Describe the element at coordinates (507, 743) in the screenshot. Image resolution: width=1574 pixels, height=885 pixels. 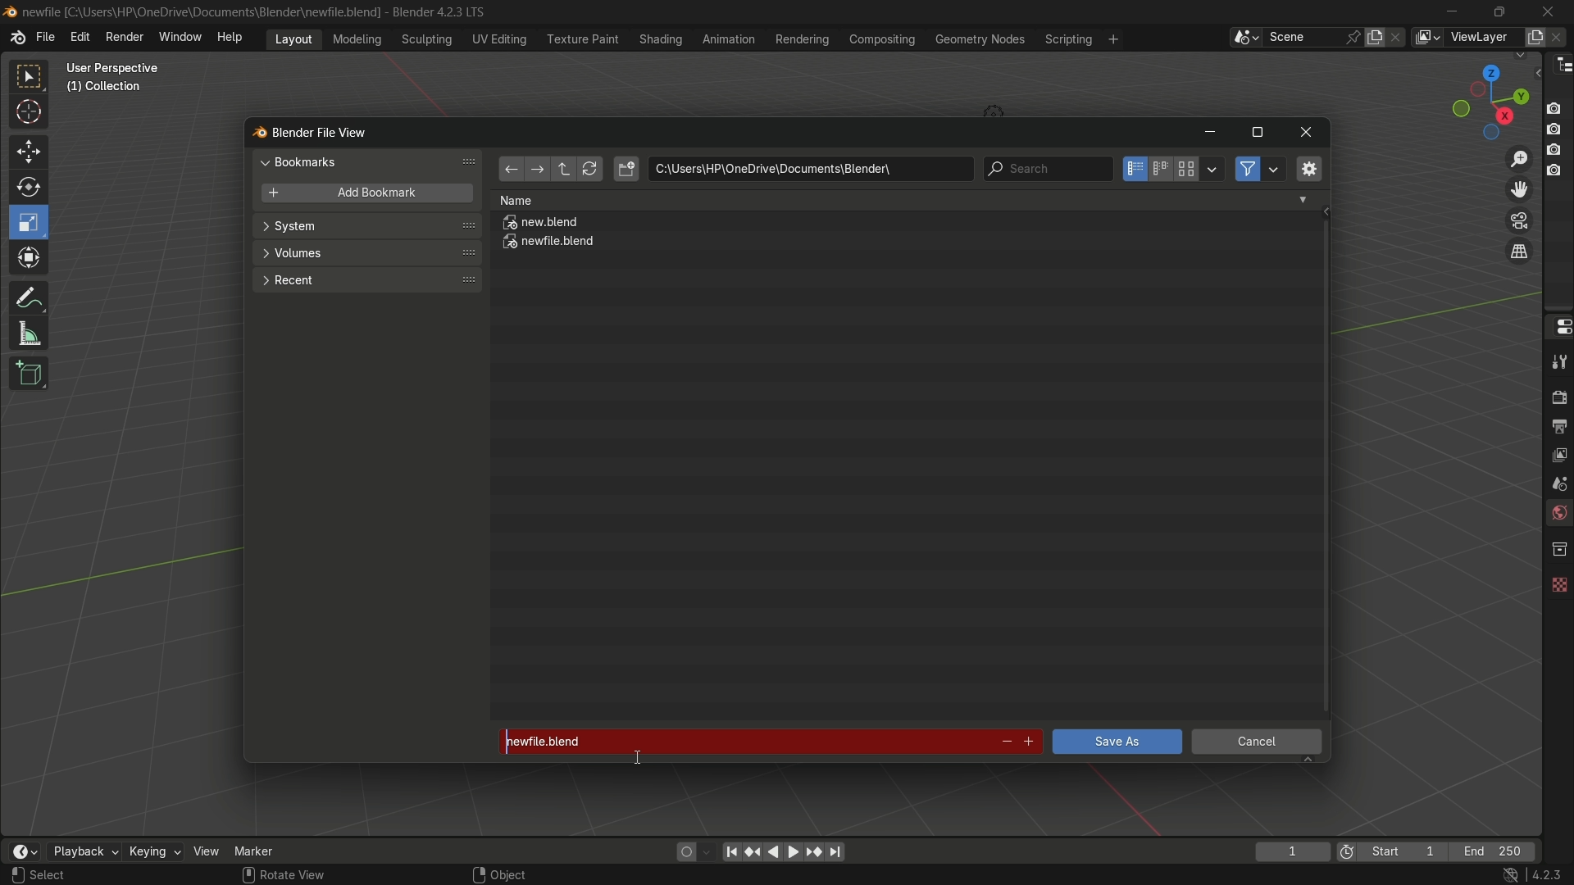
I see `cursor` at that location.